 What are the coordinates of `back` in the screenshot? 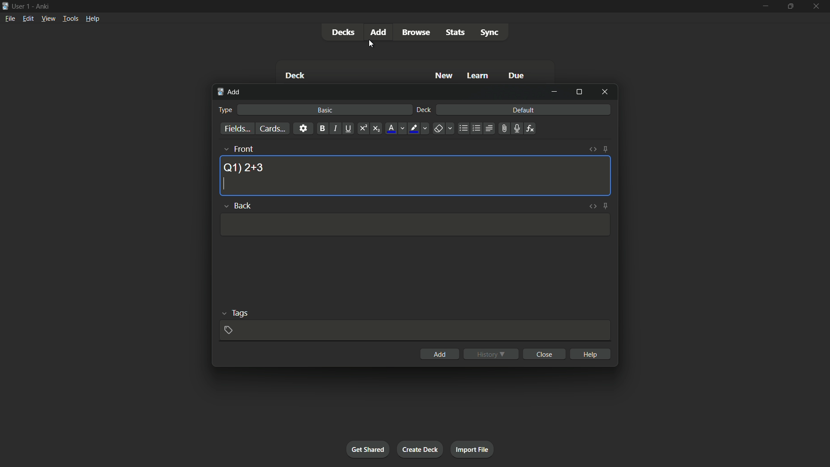 It's located at (242, 206).